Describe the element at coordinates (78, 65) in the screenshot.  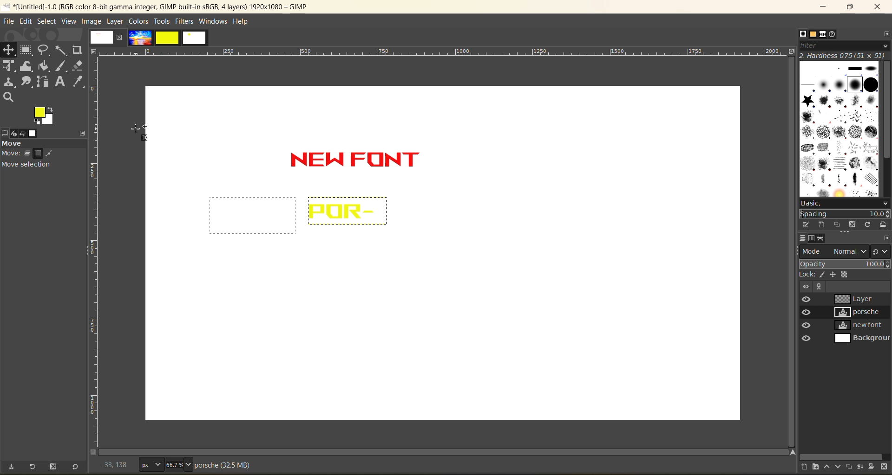
I see `erase` at that location.